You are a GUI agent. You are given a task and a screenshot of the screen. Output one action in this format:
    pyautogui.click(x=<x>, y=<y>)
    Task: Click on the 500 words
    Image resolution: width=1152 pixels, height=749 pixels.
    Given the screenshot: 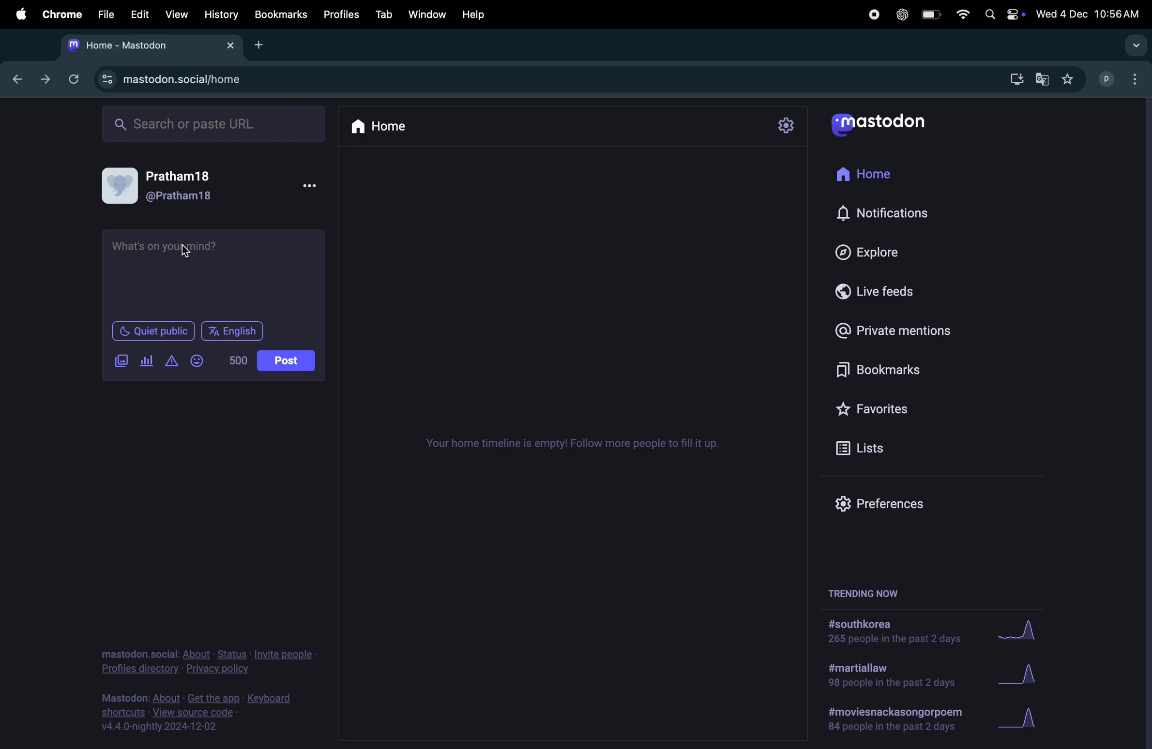 What is the action you would take?
    pyautogui.click(x=239, y=361)
    